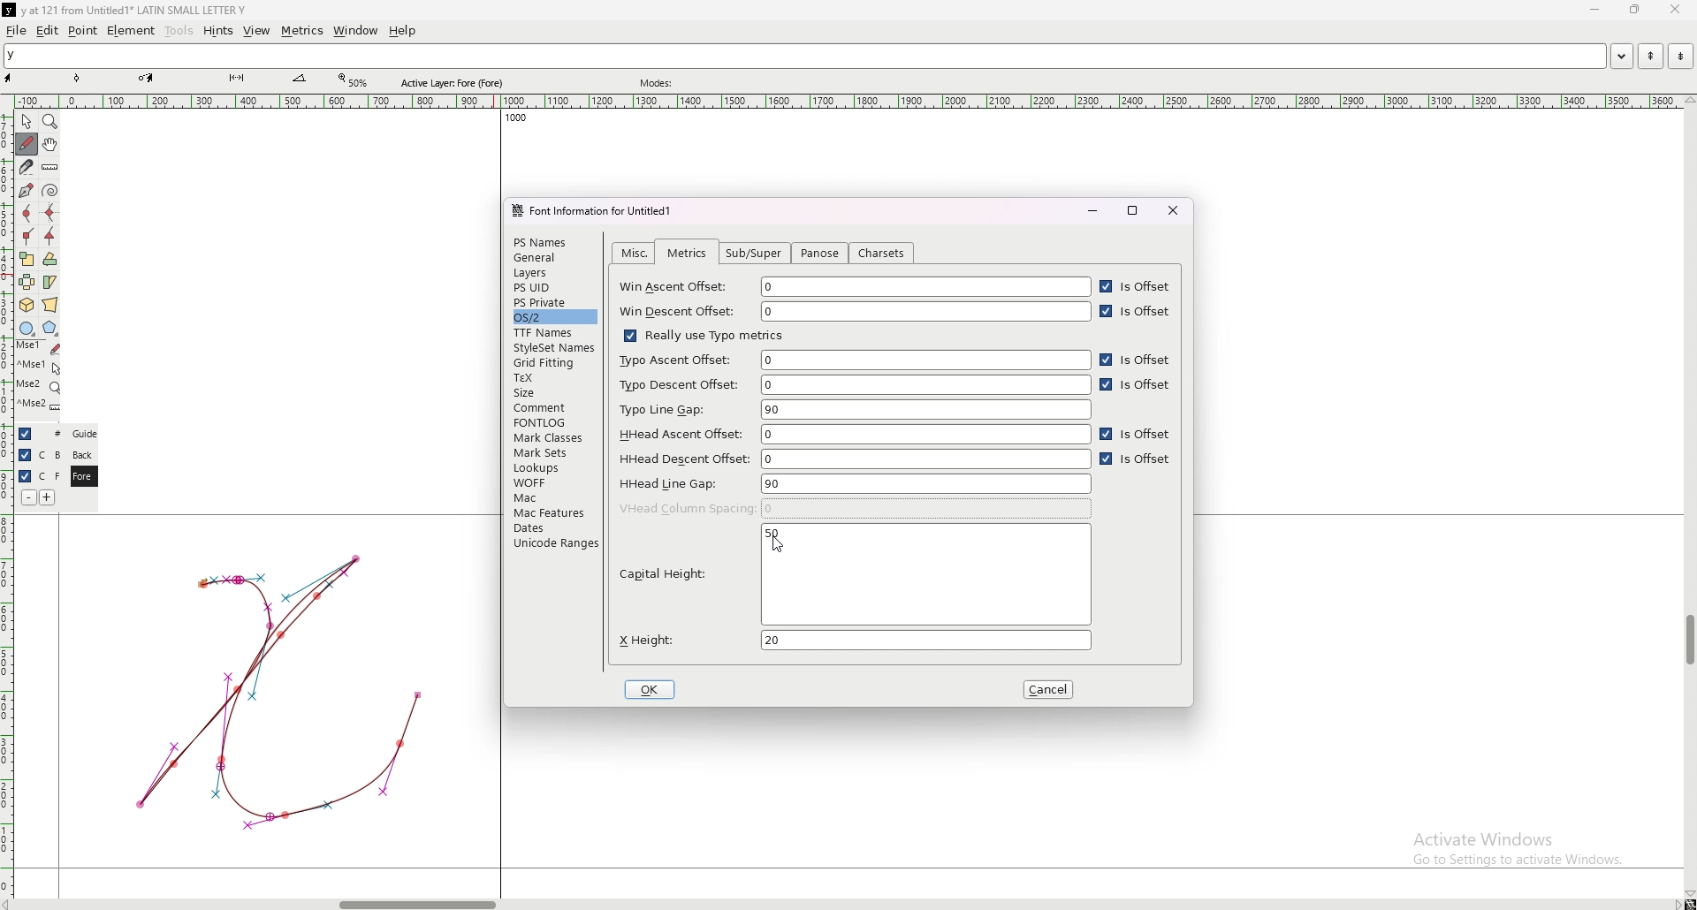  What do you see at coordinates (1676, 904) in the screenshot?
I see `scroll right` at bounding box center [1676, 904].